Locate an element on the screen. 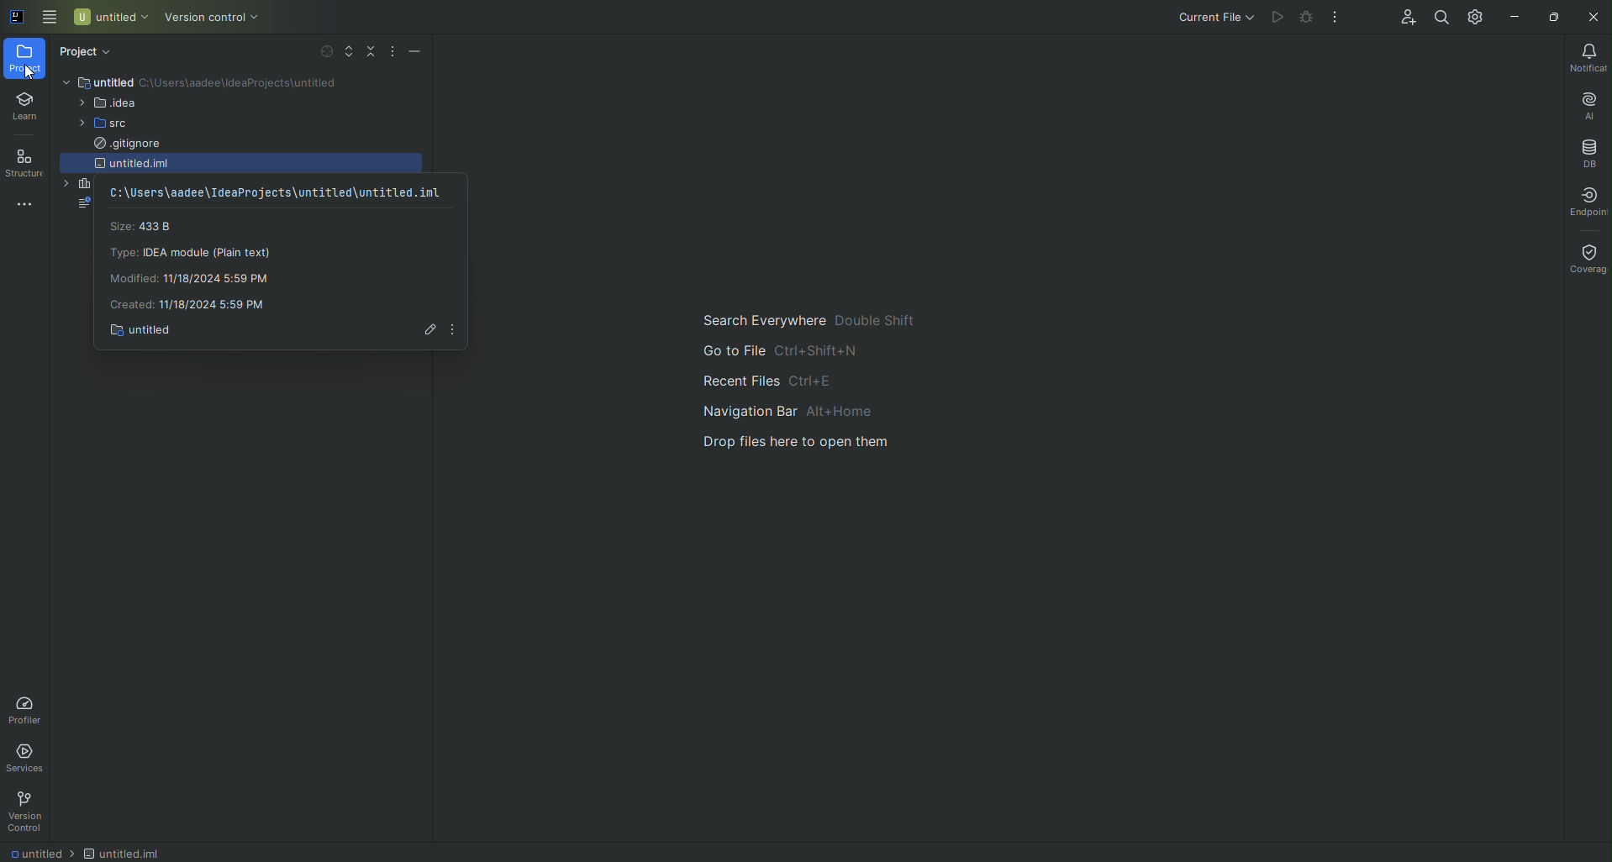  Application logo is located at coordinates (13, 18).